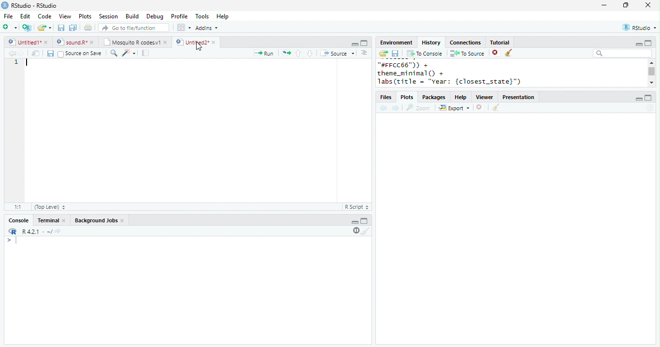 Image resolution: width=660 pixels, height=347 pixels. I want to click on Packages, so click(434, 98).